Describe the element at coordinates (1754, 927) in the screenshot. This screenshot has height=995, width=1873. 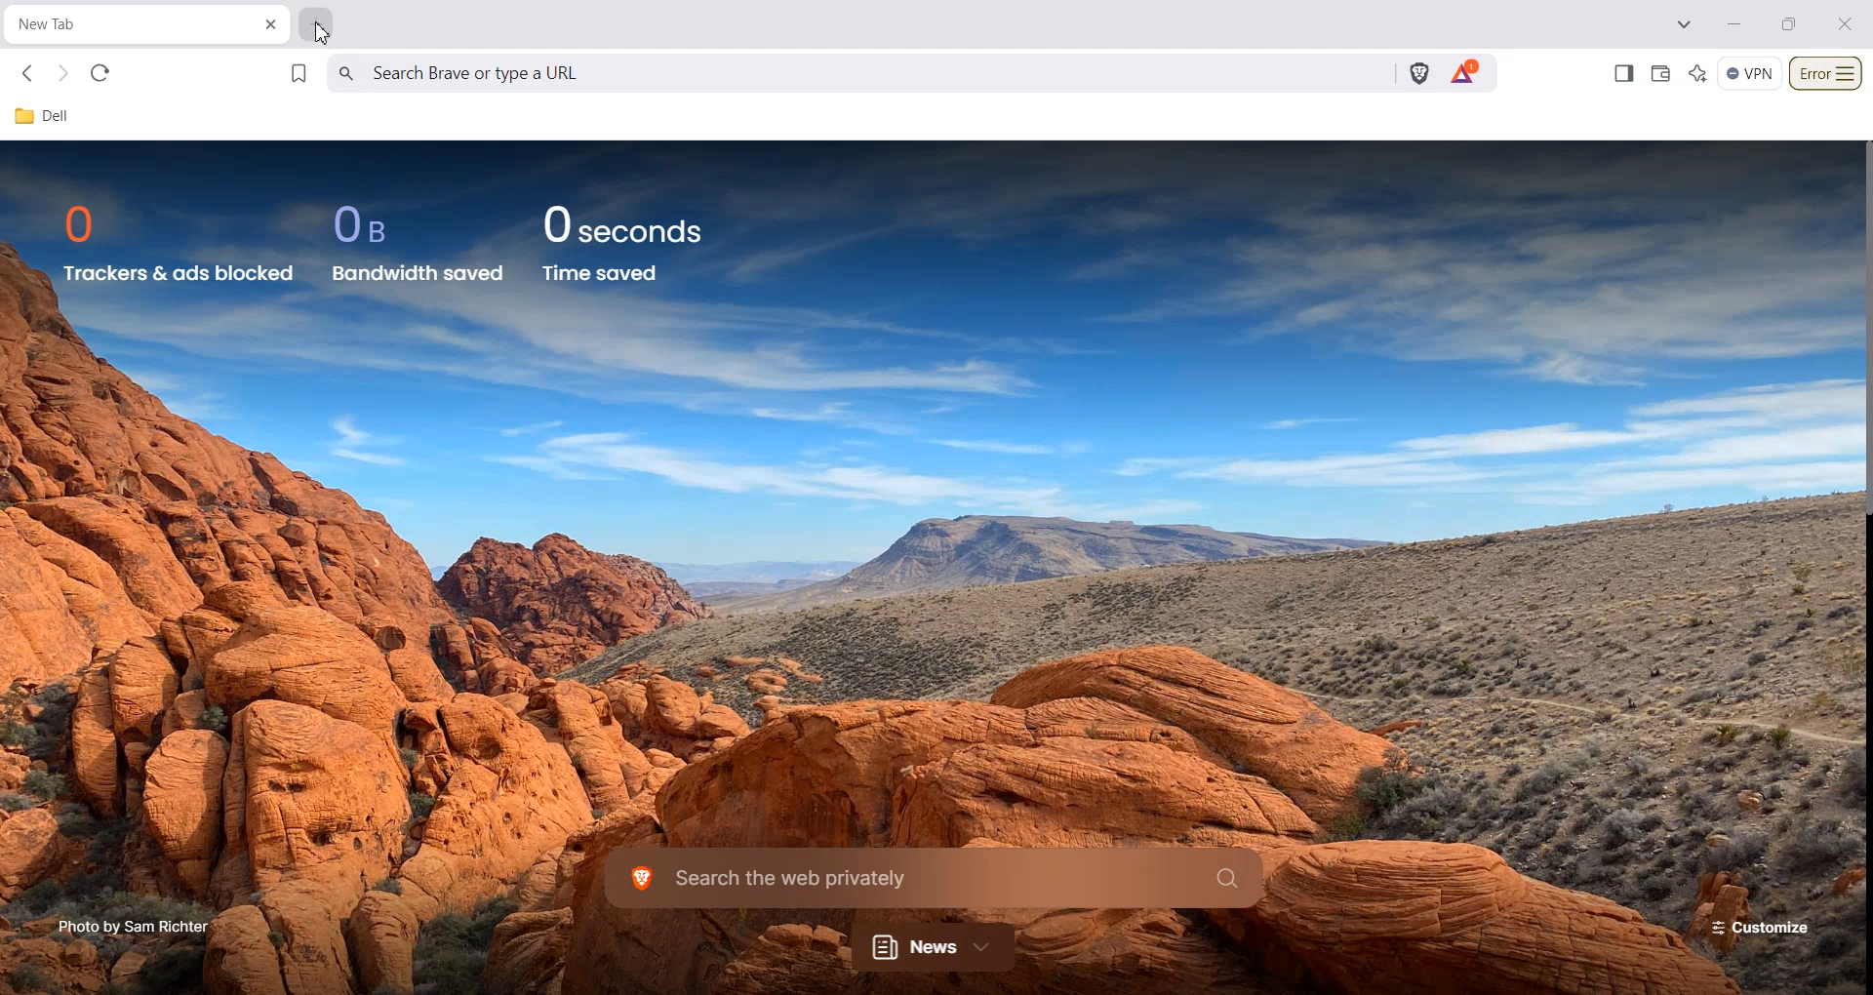
I see `Customize` at that location.